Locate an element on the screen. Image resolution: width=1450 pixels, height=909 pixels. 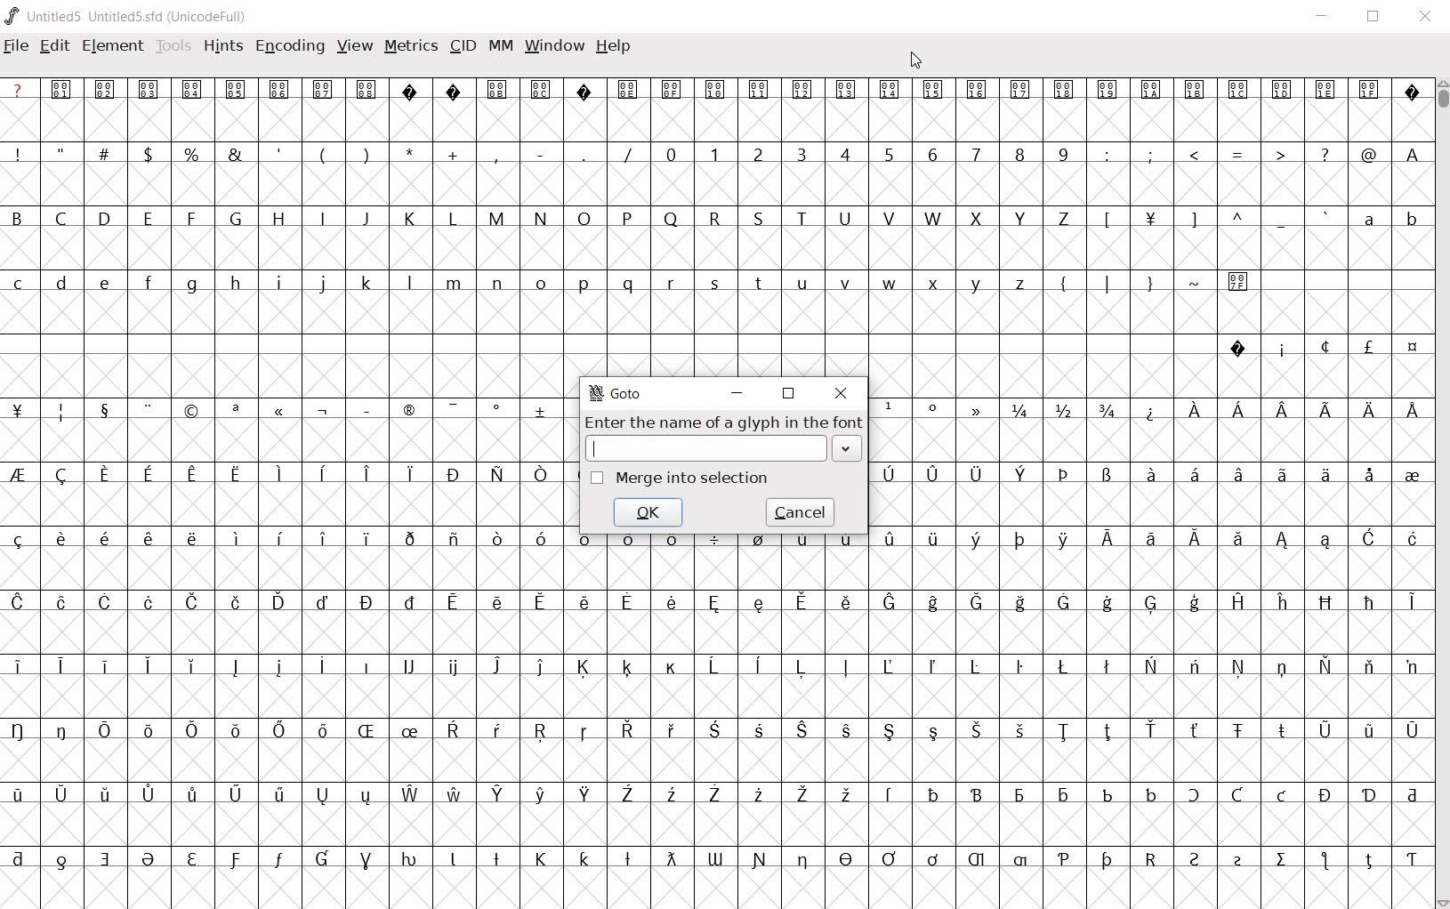
8 is located at coordinates (1019, 155).